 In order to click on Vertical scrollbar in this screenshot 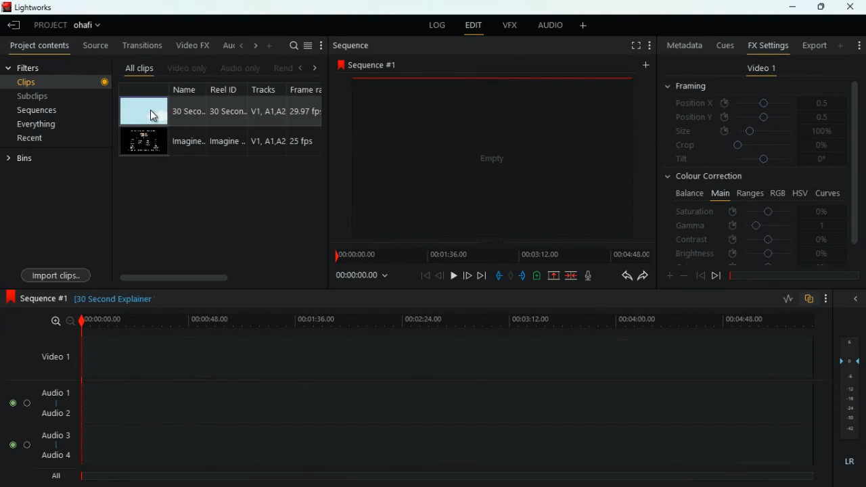, I will do `click(854, 163)`.